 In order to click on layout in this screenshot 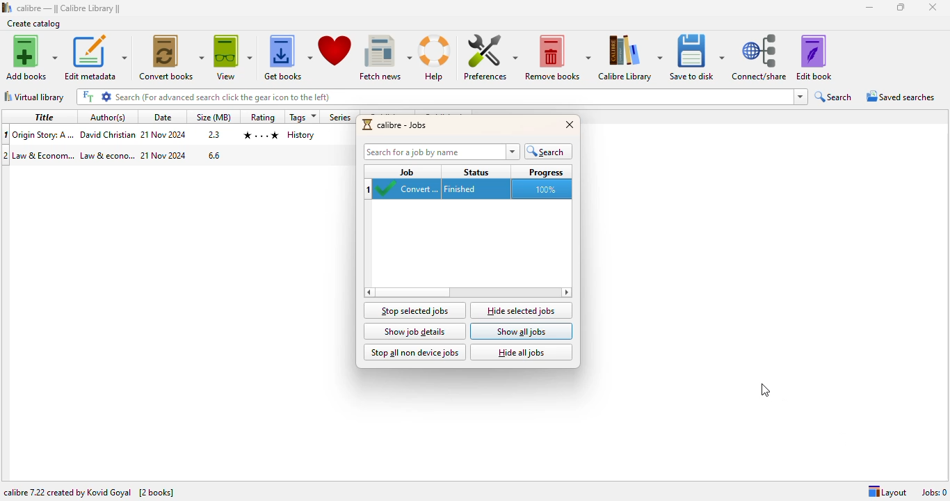, I will do `click(887, 492)`.